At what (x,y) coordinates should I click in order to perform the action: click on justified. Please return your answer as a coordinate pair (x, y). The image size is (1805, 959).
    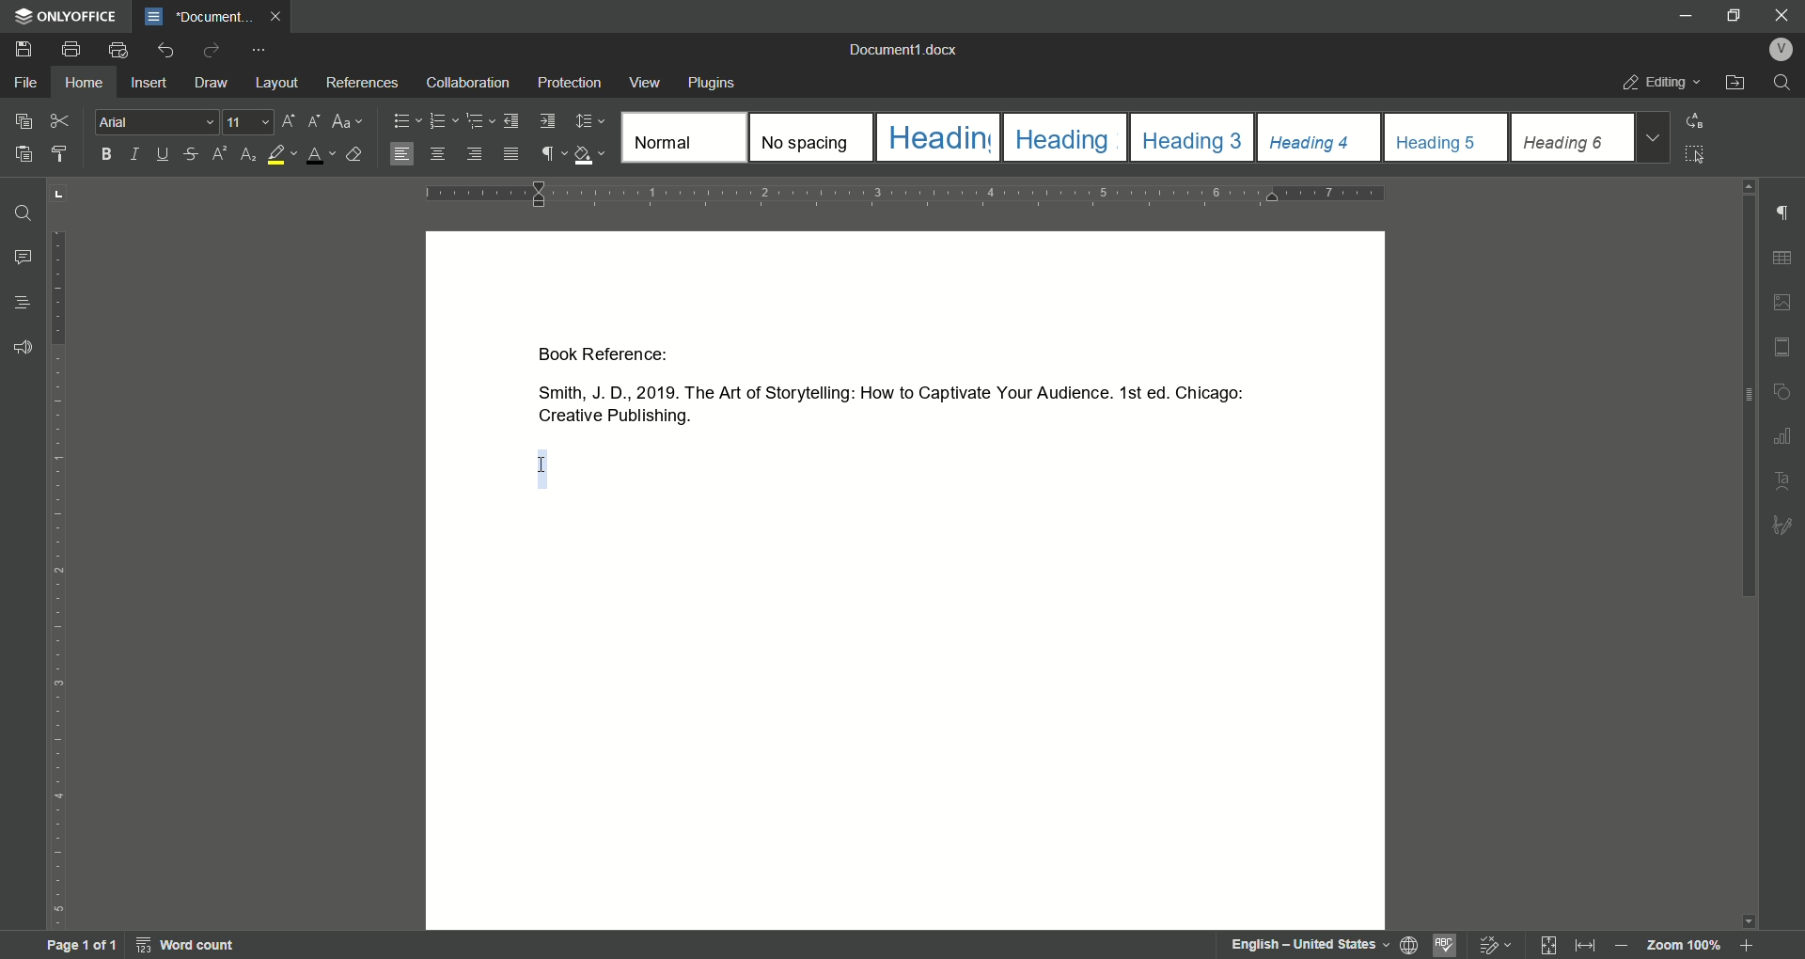
    Looking at the image, I should click on (510, 154).